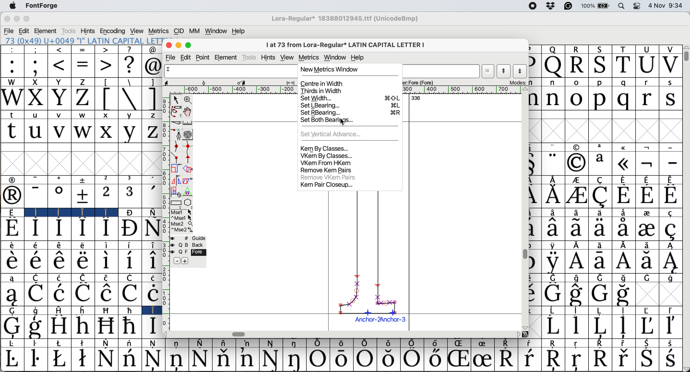  Describe the element at coordinates (188, 122) in the screenshot. I see `measure distance` at that location.